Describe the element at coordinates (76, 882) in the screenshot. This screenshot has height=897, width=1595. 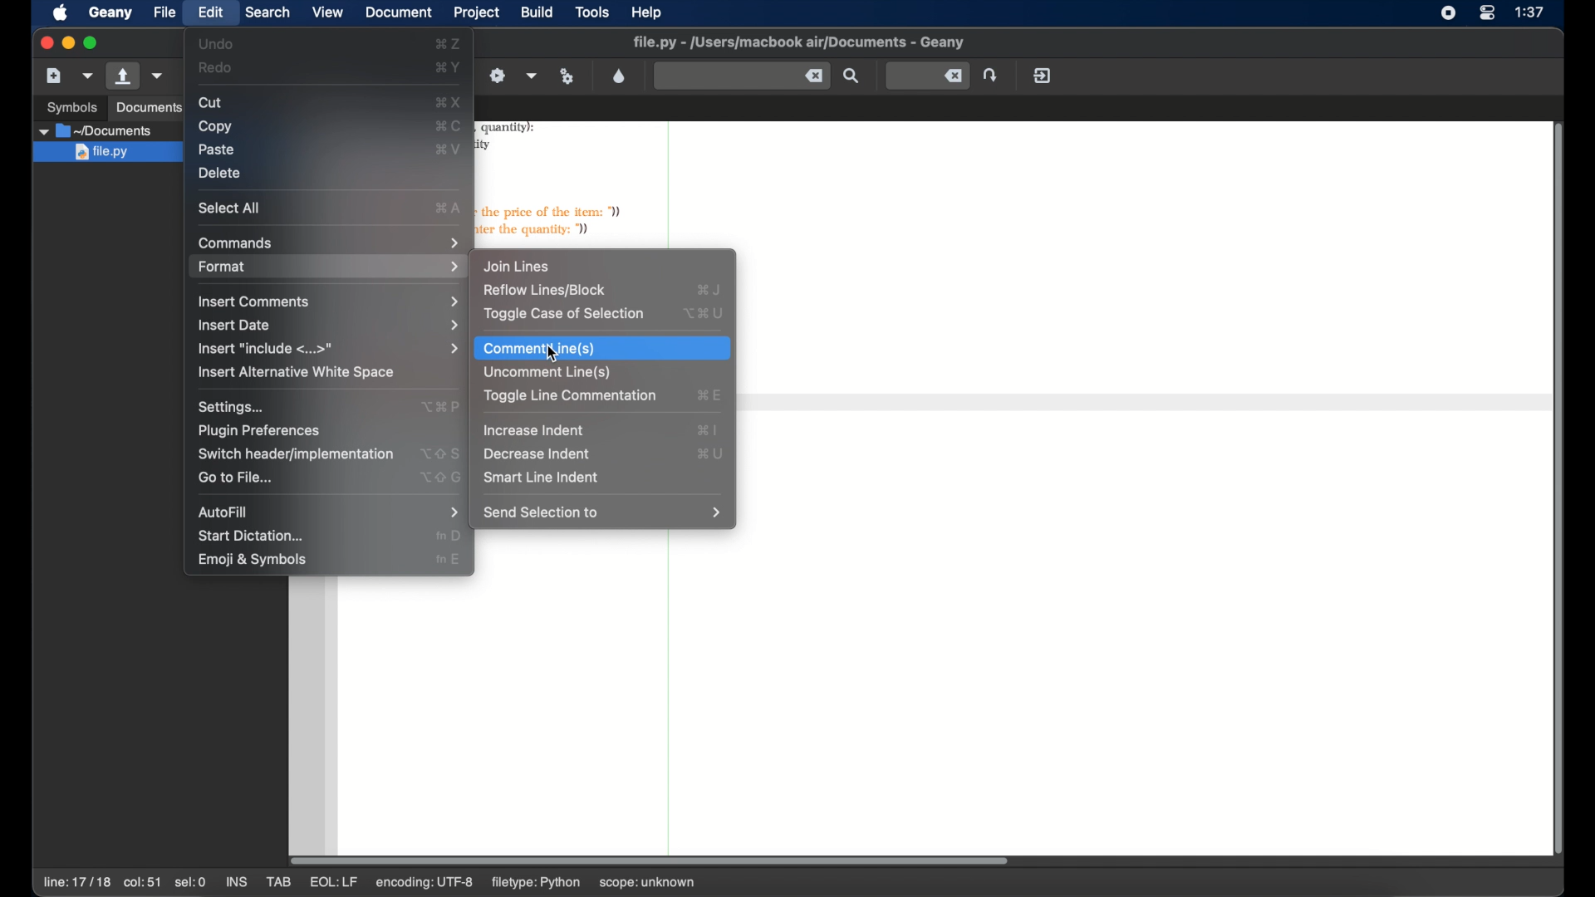
I see `line 17/17` at that location.